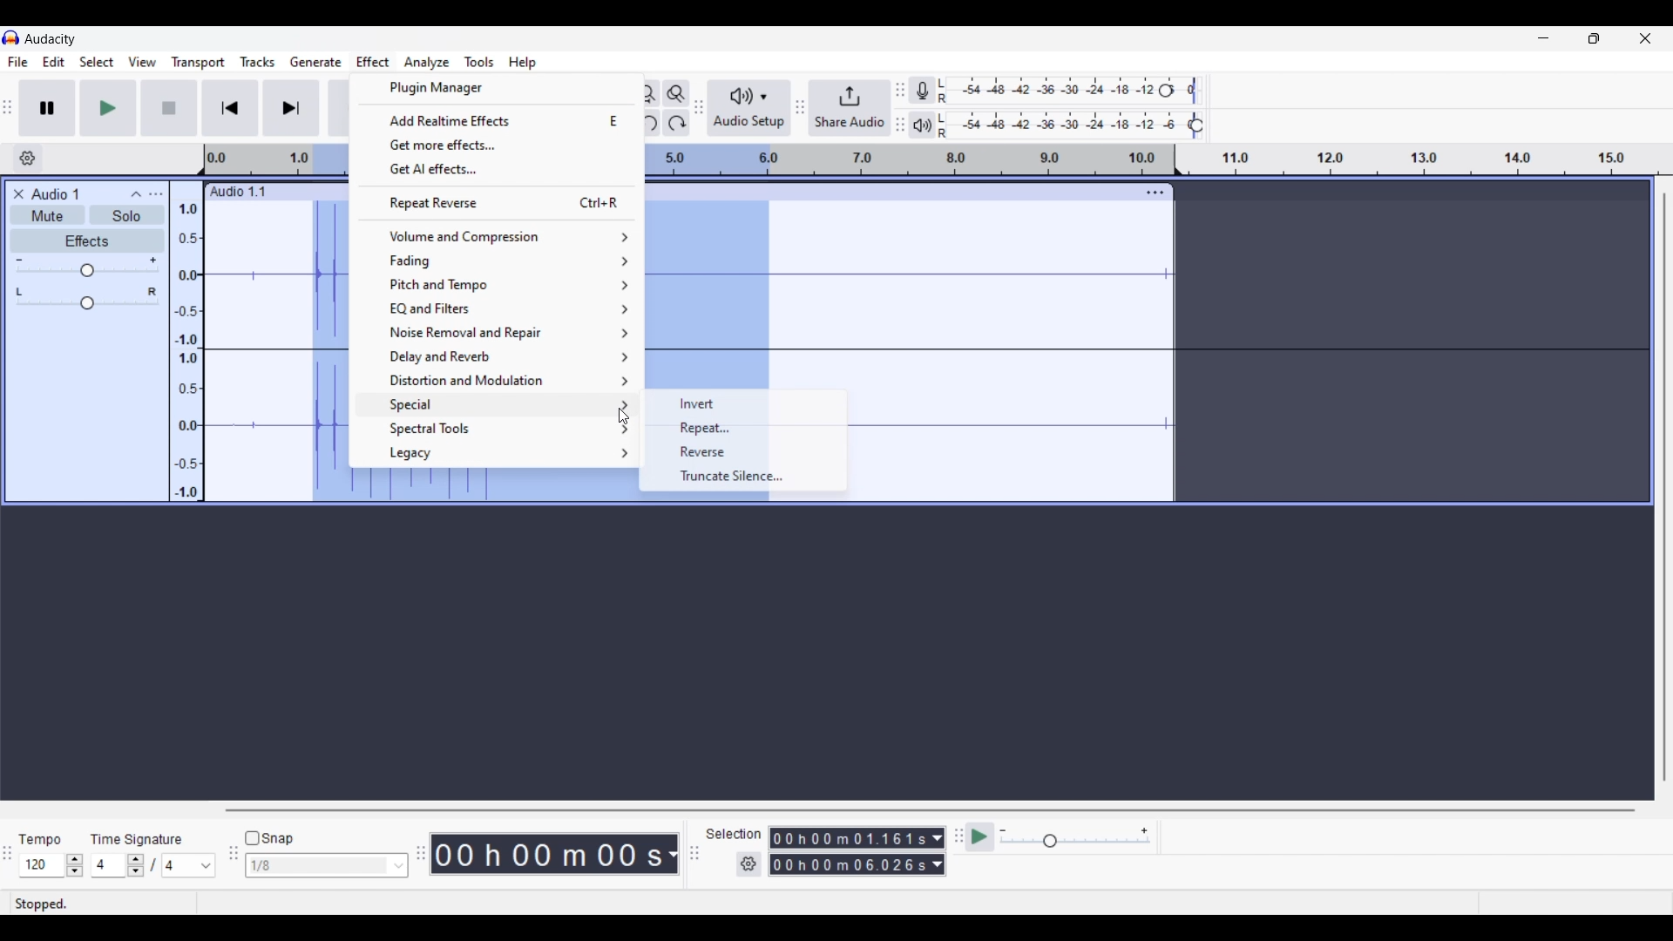 This screenshot has width=1673, height=941. What do you see at coordinates (135, 865) in the screenshot?
I see `Increase/Decrease time signature` at bounding box center [135, 865].